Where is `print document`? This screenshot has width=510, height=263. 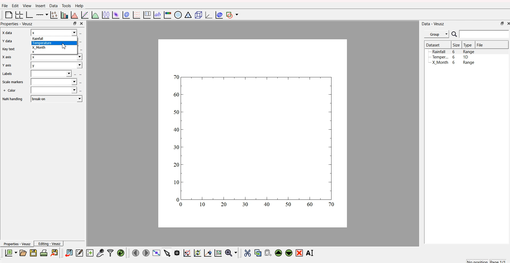
print document is located at coordinates (44, 253).